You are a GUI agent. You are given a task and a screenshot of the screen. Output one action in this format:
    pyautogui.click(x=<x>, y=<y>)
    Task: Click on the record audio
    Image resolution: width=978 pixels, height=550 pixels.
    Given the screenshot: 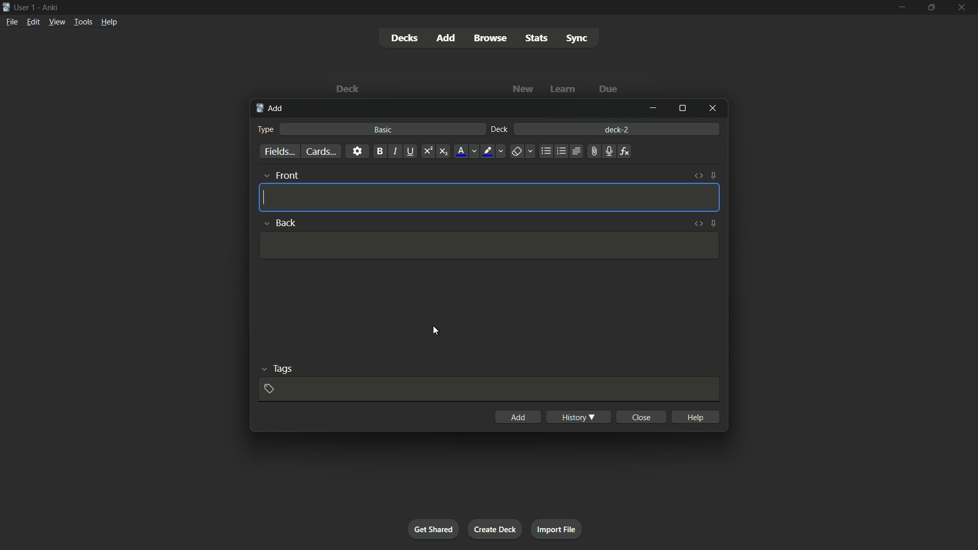 What is the action you would take?
    pyautogui.click(x=608, y=151)
    